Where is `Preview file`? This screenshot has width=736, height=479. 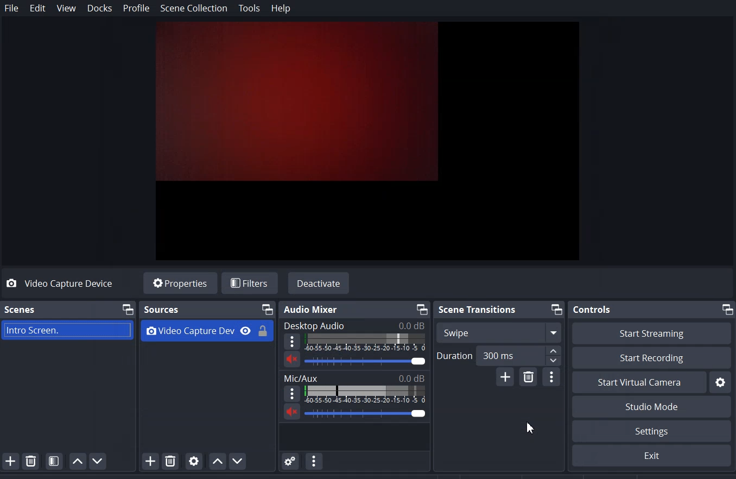
Preview file is located at coordinates (370, 139).